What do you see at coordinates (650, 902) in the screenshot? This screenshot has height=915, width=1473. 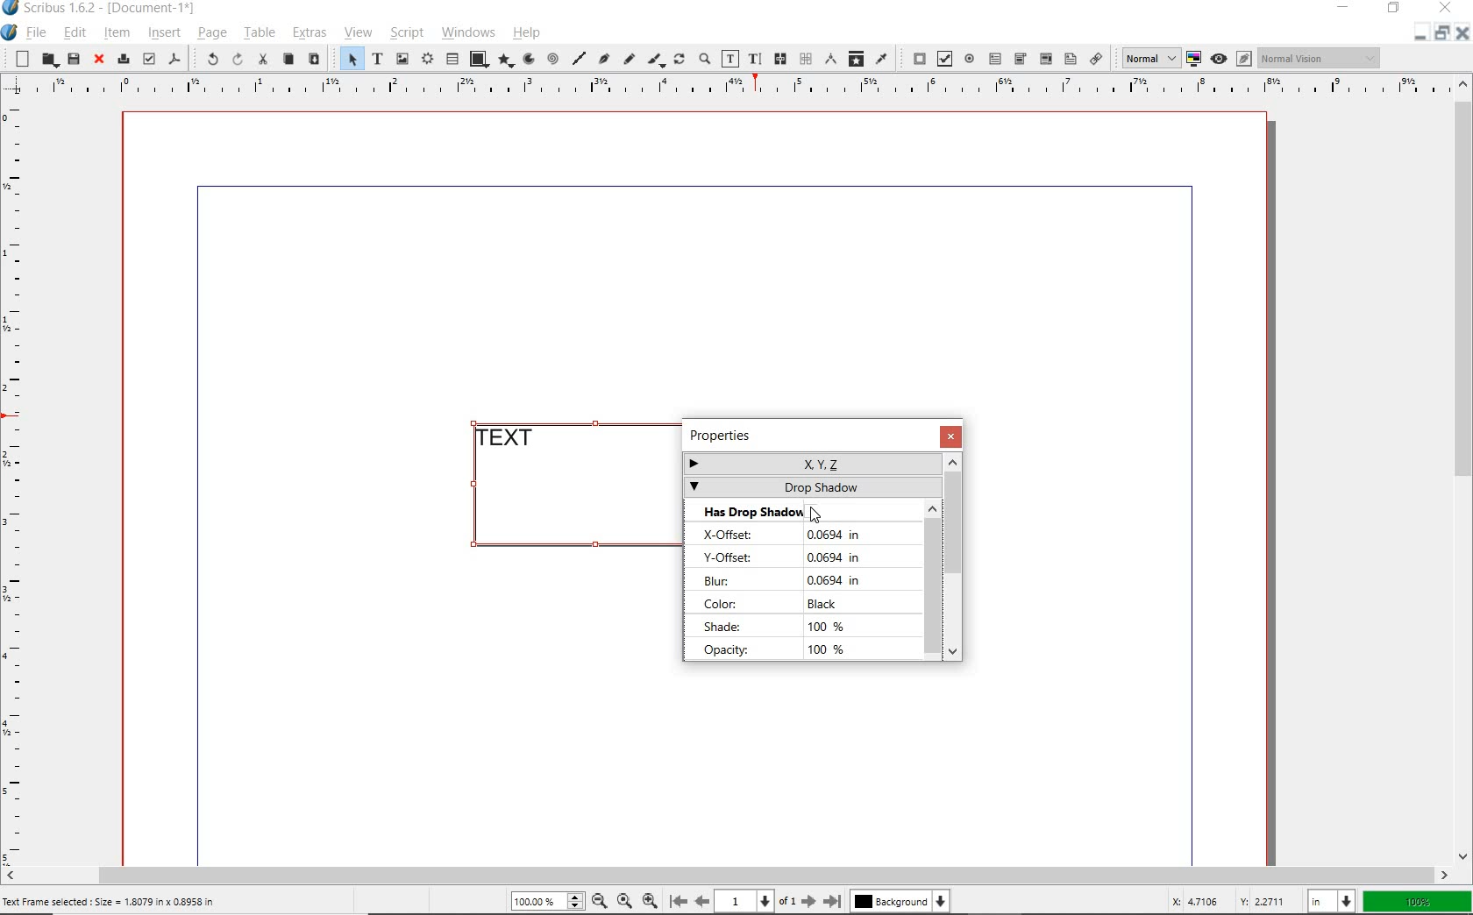 I see `Zoom In` at bounding box center [650, 902].